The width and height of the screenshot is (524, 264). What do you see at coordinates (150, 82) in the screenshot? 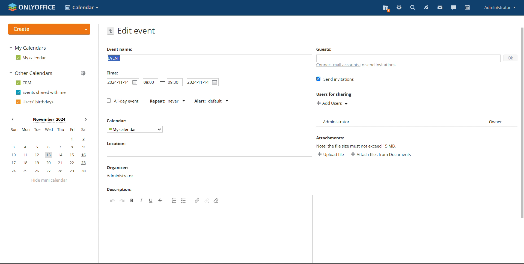
I see `start time` at bounding box center [150, 82].